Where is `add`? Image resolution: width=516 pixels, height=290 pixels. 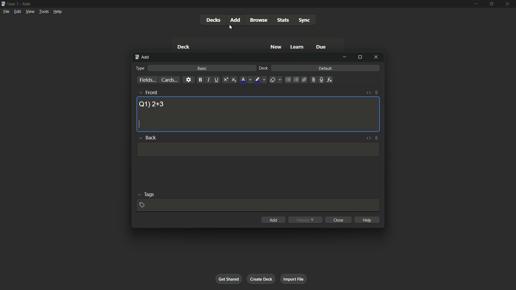 add is located at coordinates (274, 220).